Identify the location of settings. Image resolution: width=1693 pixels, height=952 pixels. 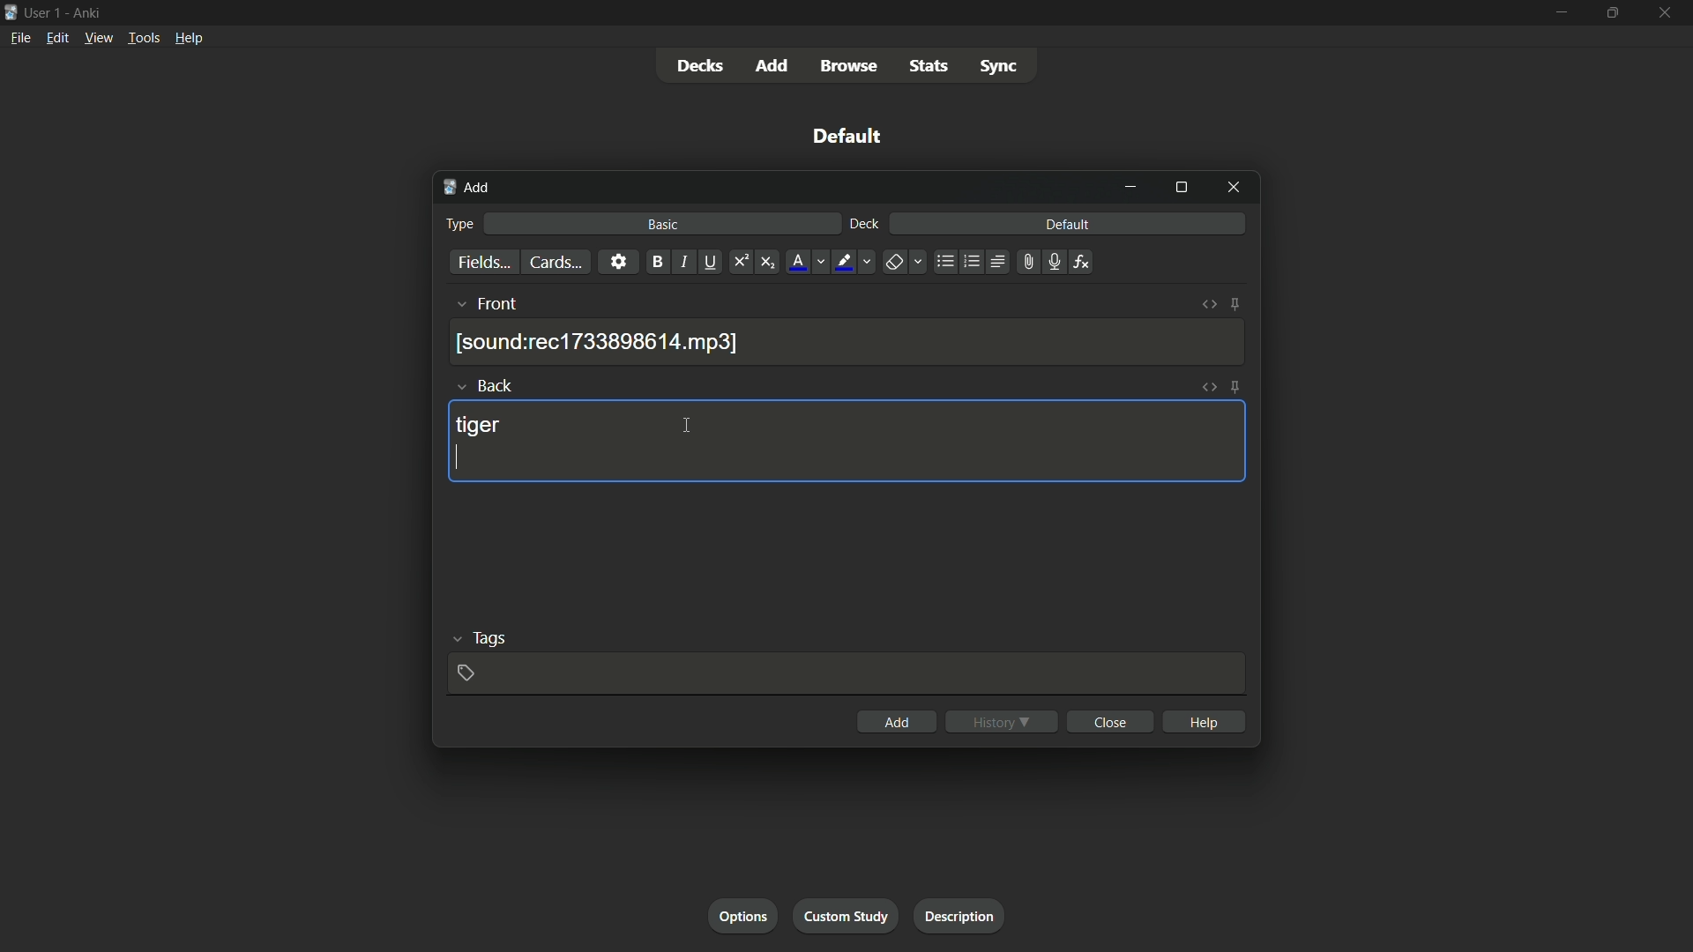
(617, 262).